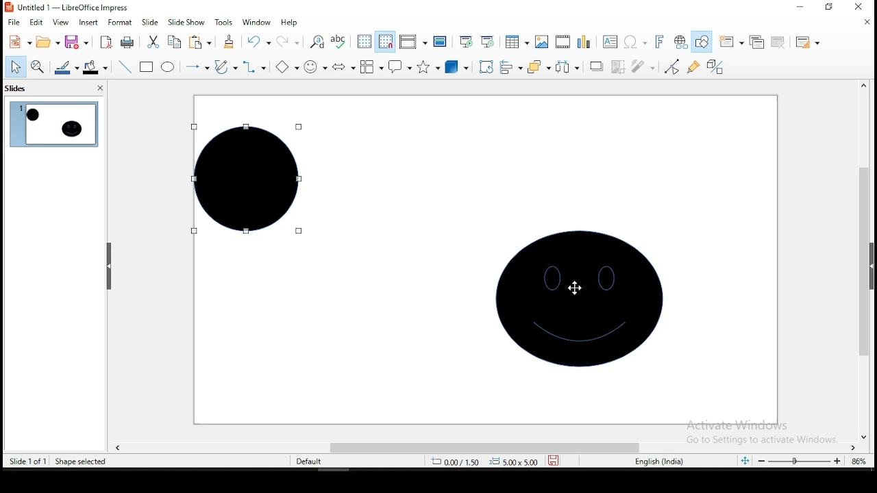 Image resolution: width=877 pixels, height=493 pixels. Describe the element at coordinates (153, 42) in the screenshot. I see `cut` at that location.